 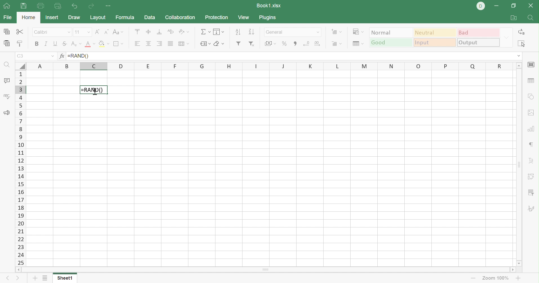 I want to click on Spell checking, so click(x=7, y=97).